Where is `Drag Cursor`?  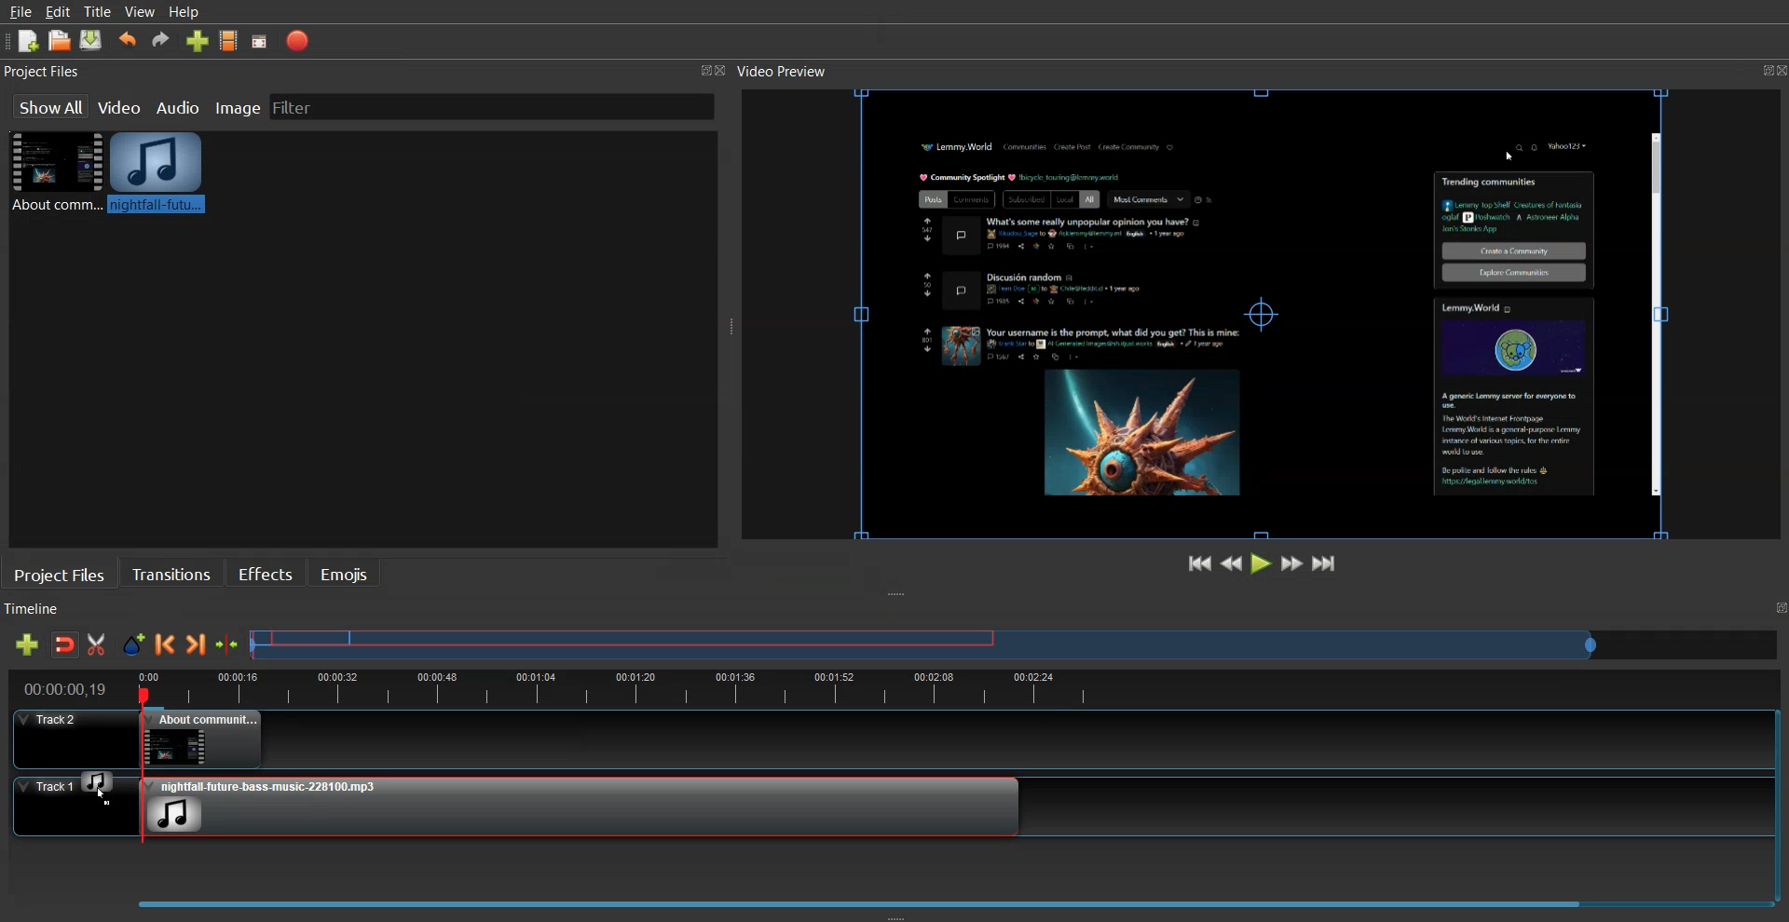
Drag Cursor is located at coordinates (98, 785).